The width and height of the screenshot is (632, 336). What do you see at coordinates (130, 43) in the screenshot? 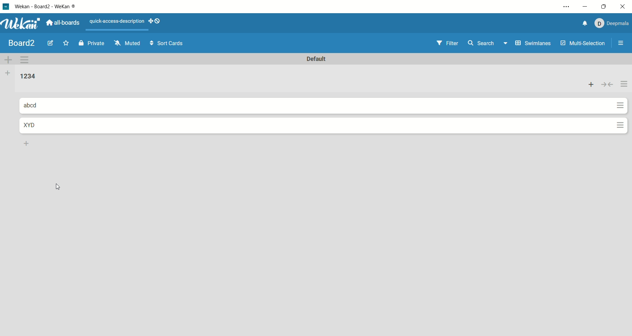
I see `muted` at bounding box center [130, 43].